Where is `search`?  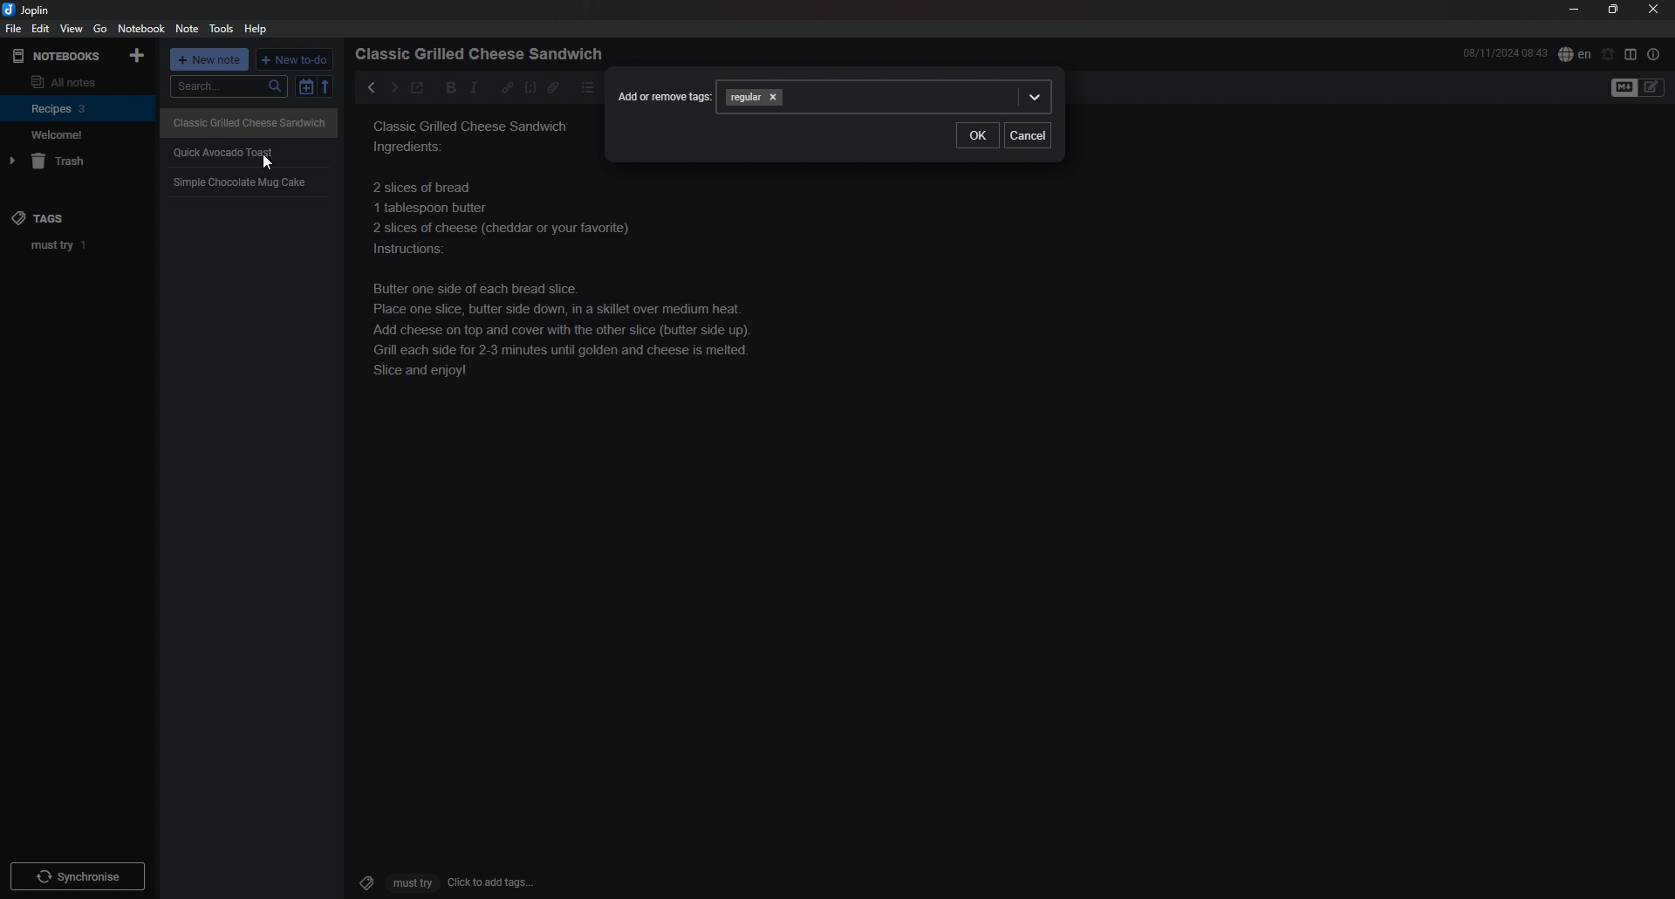
search is located at coordinates (229, 87).